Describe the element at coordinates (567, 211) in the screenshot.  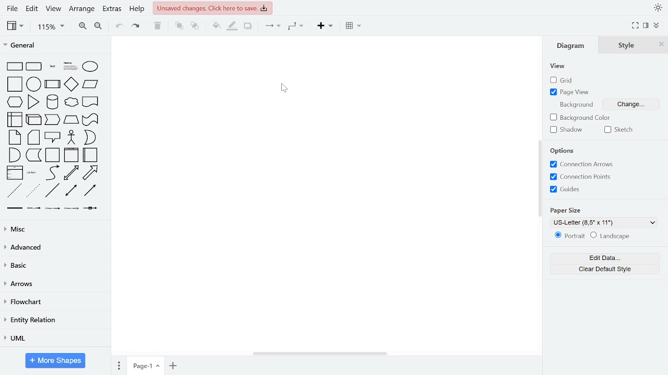
I see `paper size` at that location.